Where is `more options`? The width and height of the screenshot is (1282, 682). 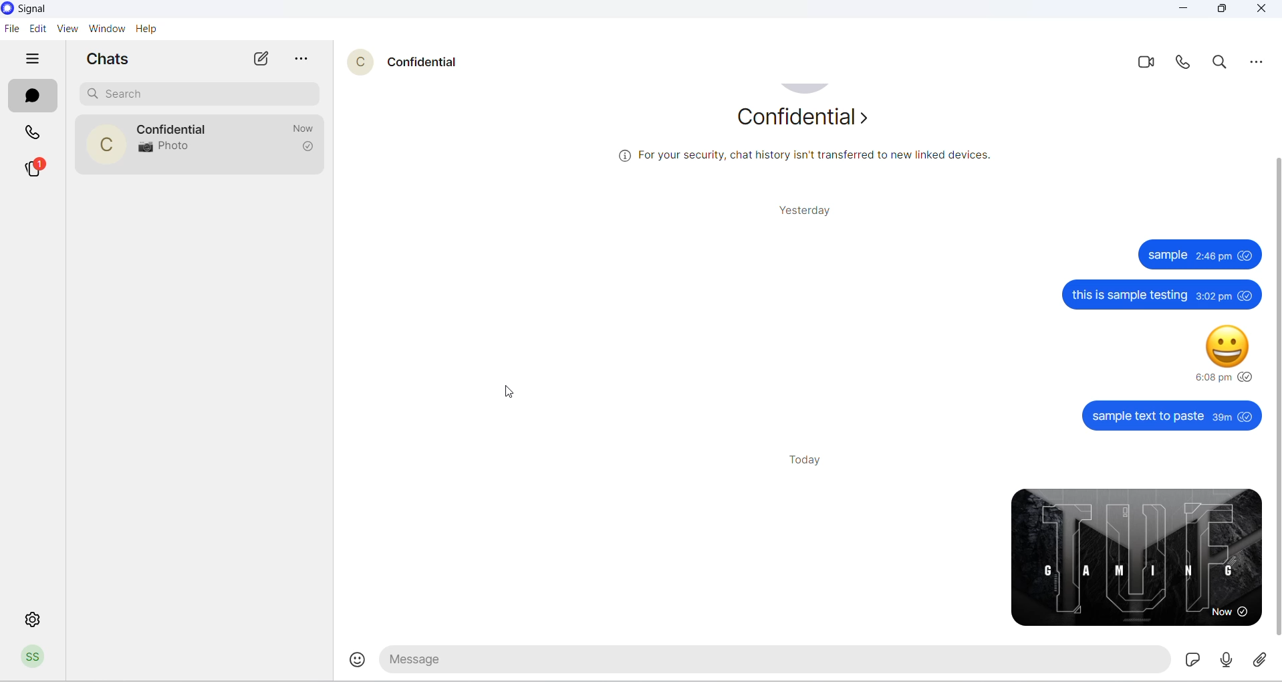 more options is located at coordinates (304, 60).